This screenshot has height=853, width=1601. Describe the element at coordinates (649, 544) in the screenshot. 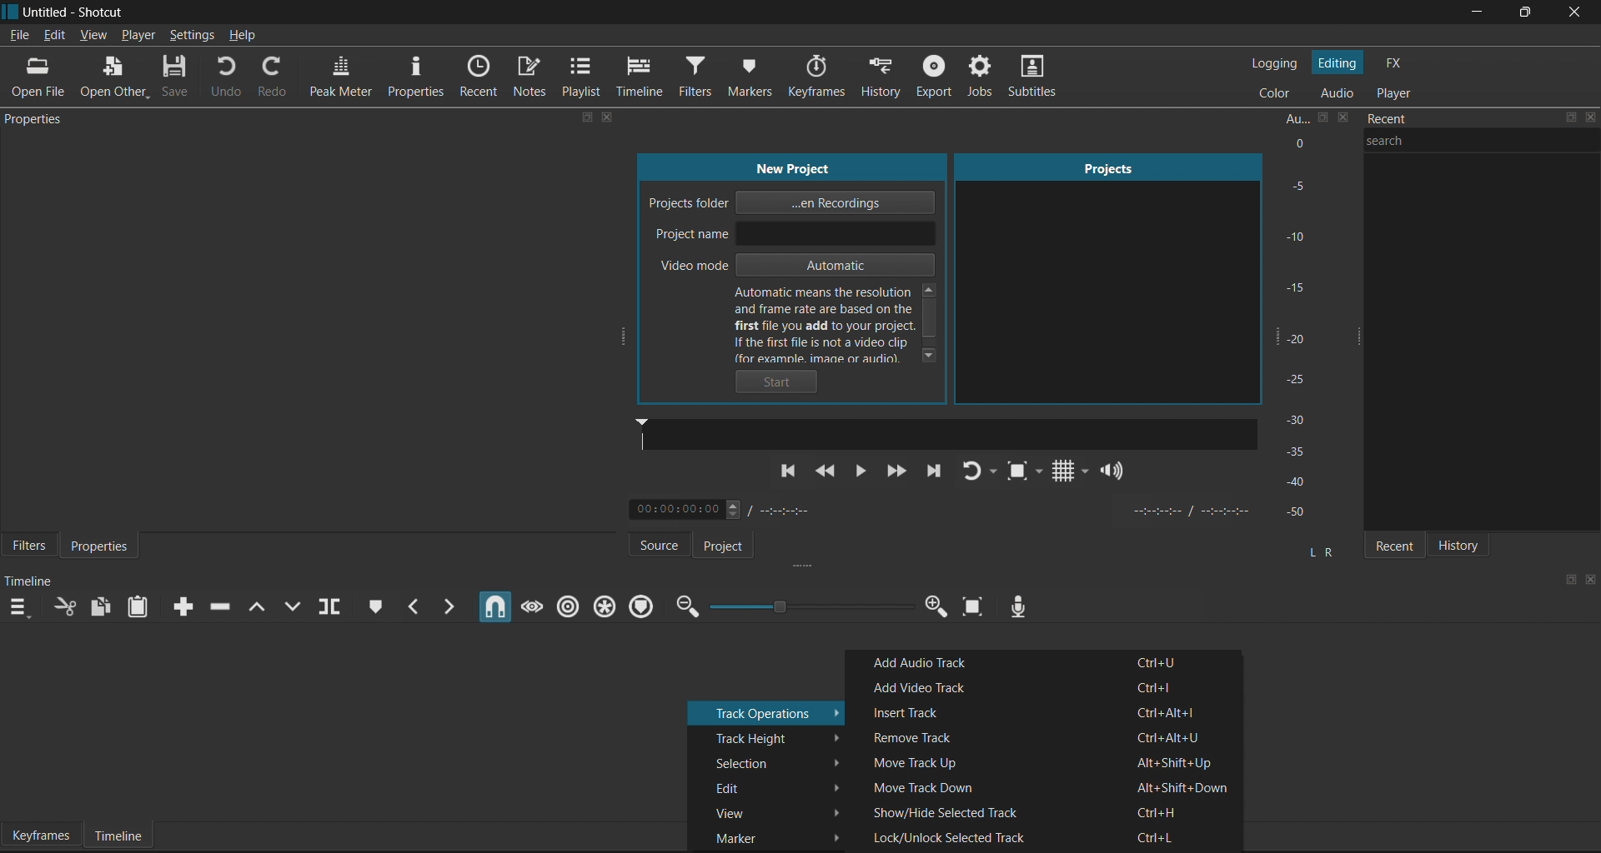

I see `Source` at that location.